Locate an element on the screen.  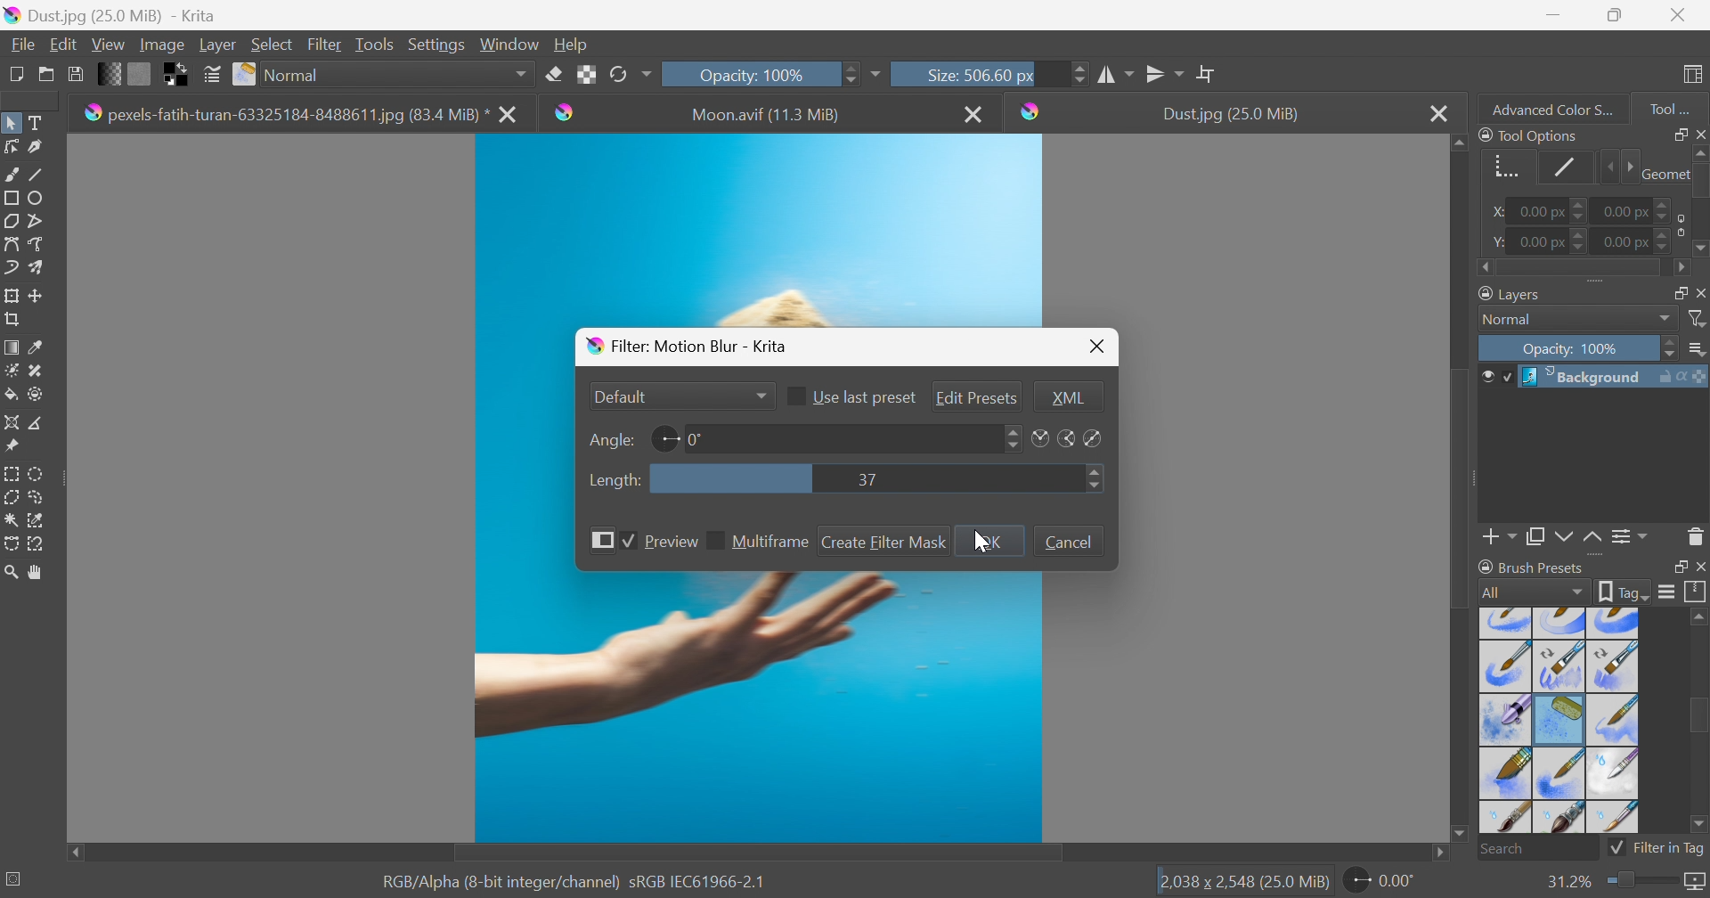
Storage resources is located at coordinates (1696, 592).